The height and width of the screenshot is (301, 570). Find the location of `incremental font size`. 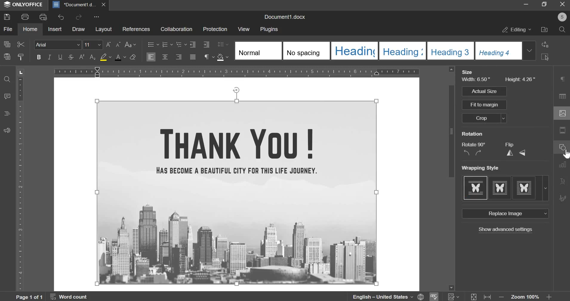

incremental font size is located at coordinates (109, 45).